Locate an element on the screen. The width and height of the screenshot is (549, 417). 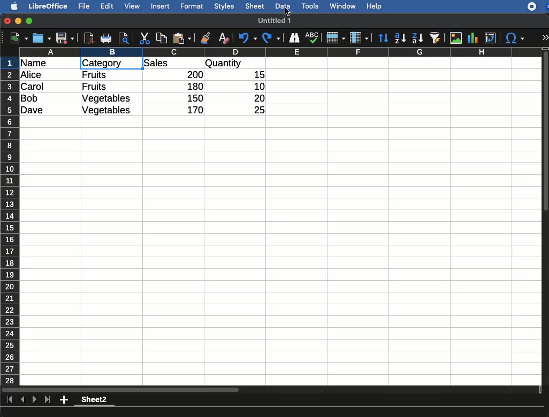
25 is located at coordinates (255, 109).